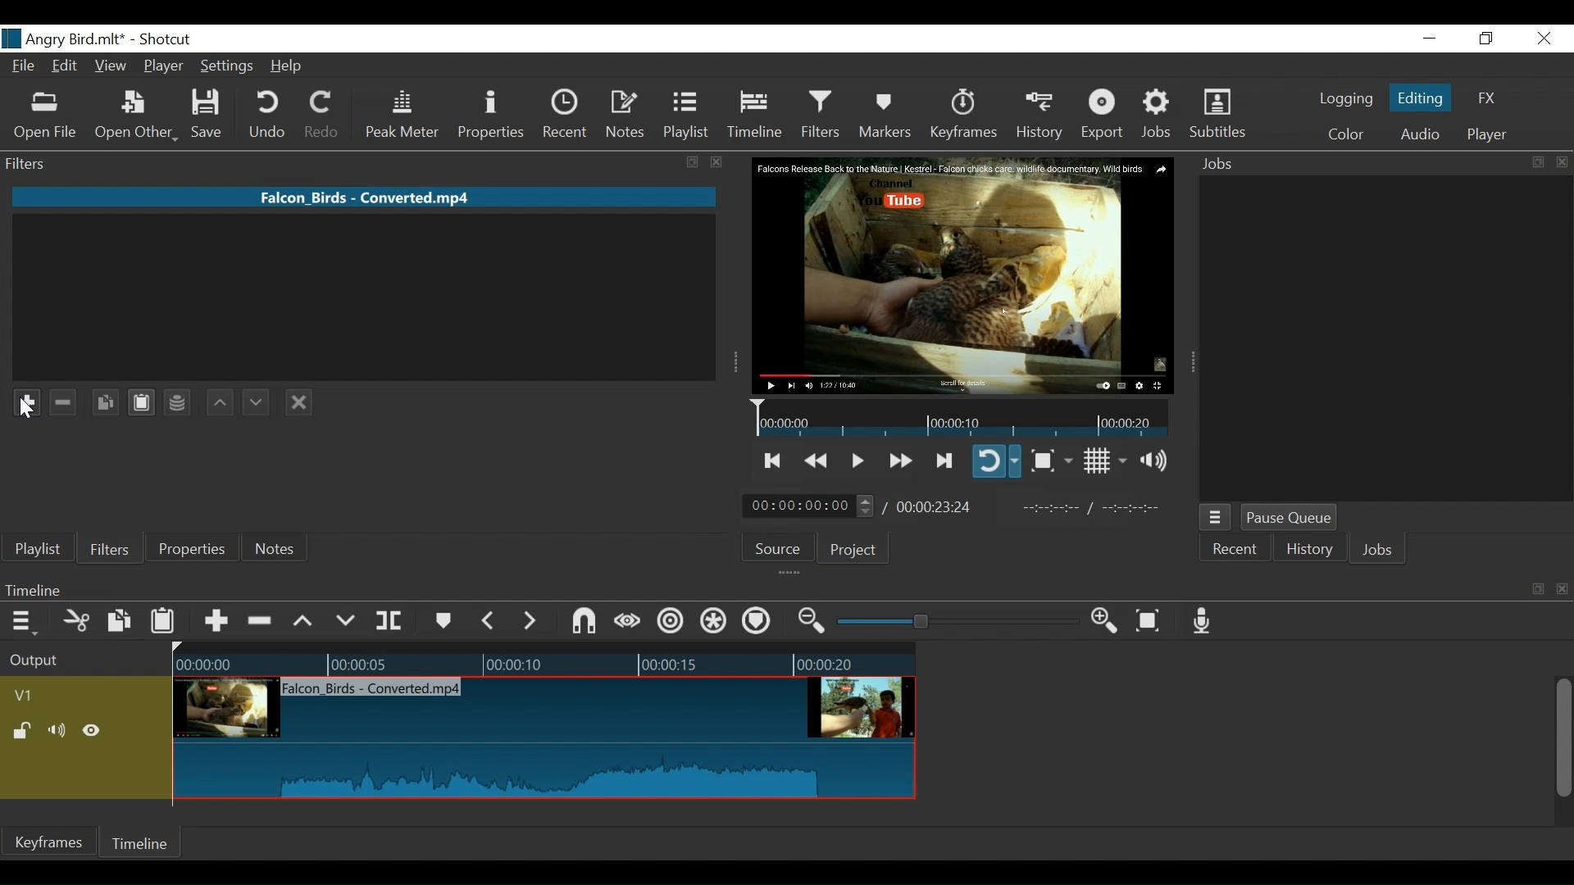  What do you see at coordinates (962, 417) in the screenshot?
I see `Timeline` at bounding box center [962, 417].